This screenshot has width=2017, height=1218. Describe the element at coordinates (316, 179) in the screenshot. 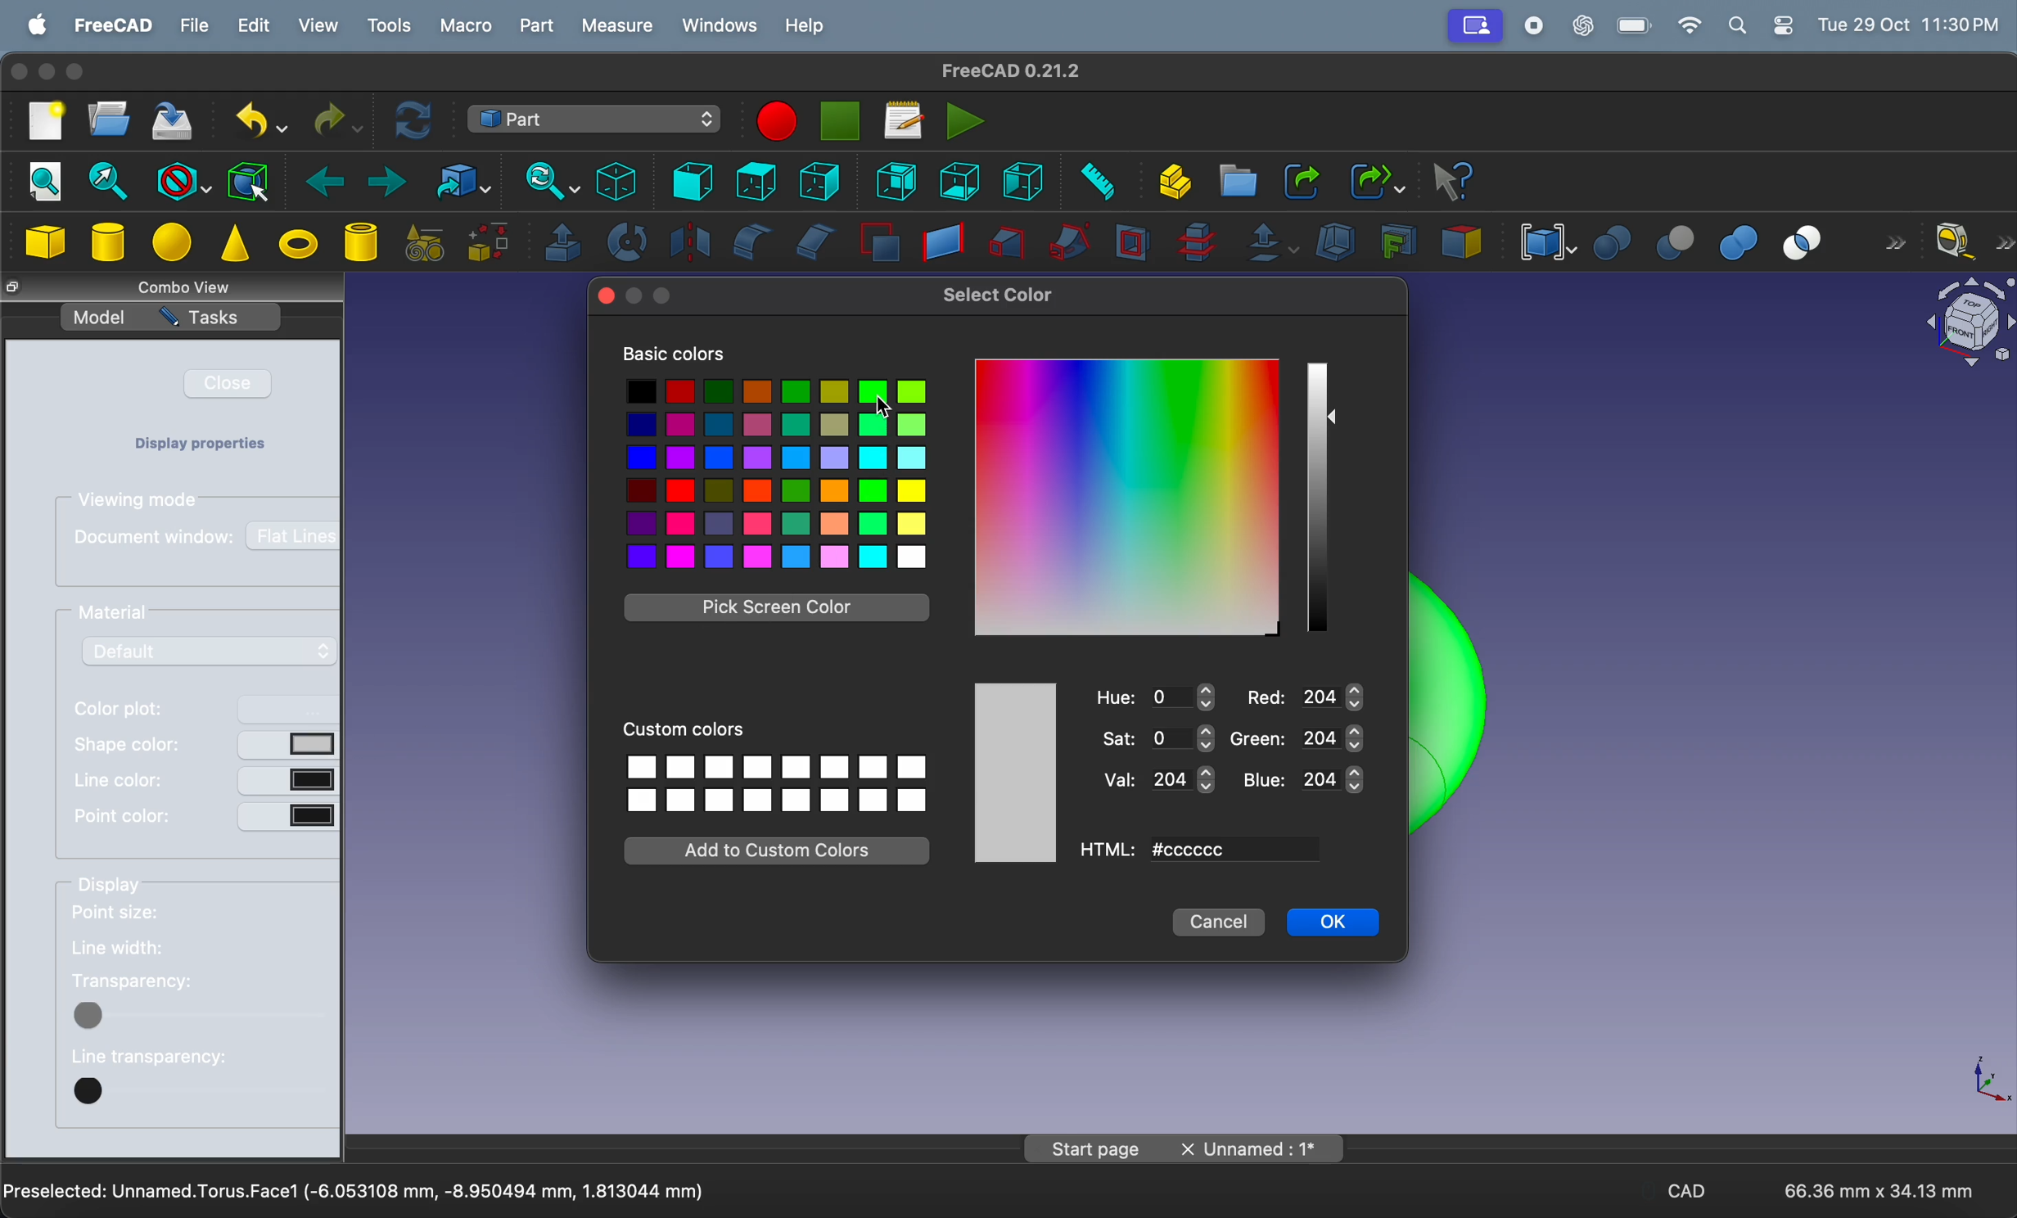

I see `backward` at that location.